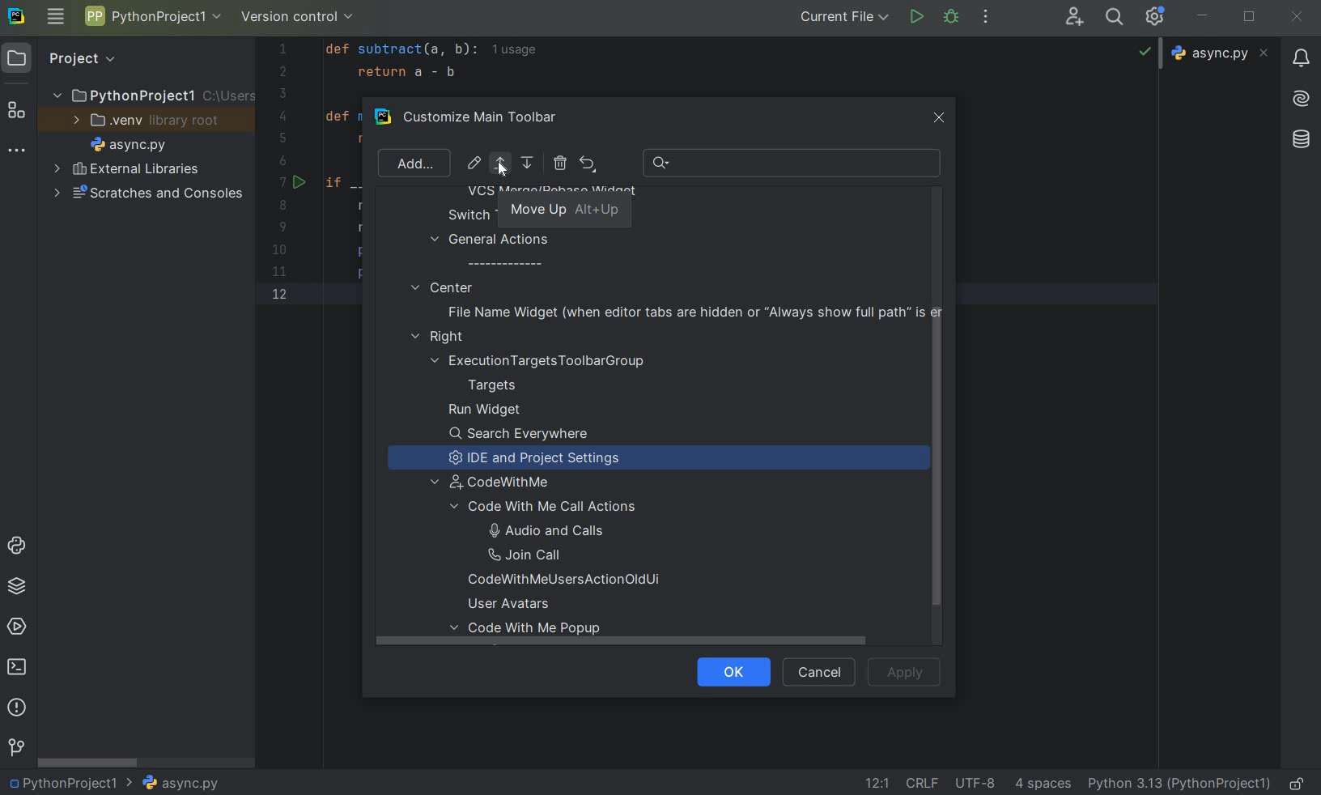 The height and width of the screenshot is (795, 1321). I want to click on PROJECT NAME, so click(70, 781).